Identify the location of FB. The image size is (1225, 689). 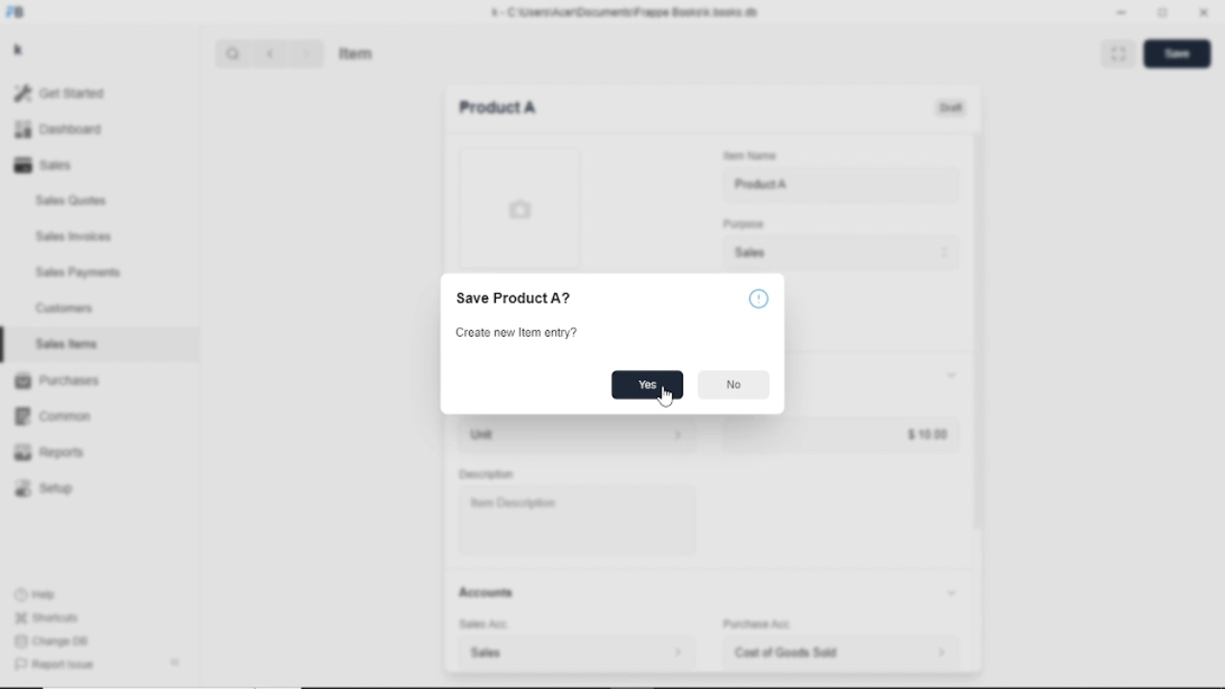
(17, 13).